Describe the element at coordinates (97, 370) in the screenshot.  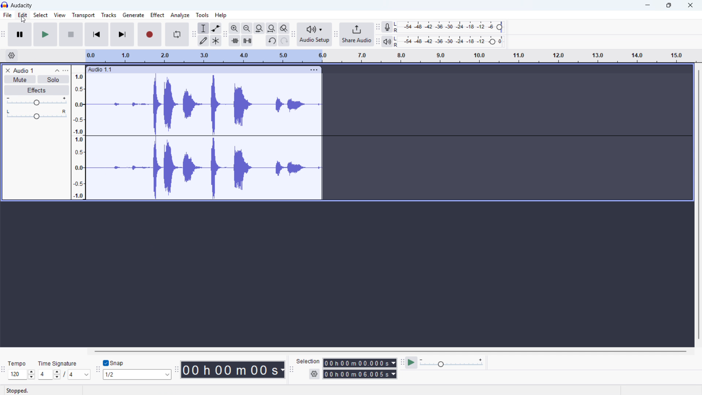
I see `snapping toolbar` at that location.